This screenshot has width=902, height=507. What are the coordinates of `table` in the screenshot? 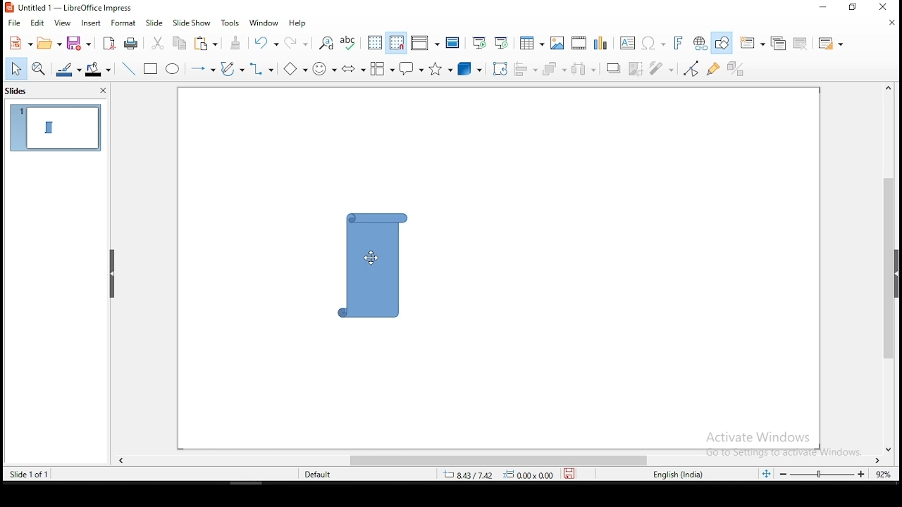 It's located at (531, 42).